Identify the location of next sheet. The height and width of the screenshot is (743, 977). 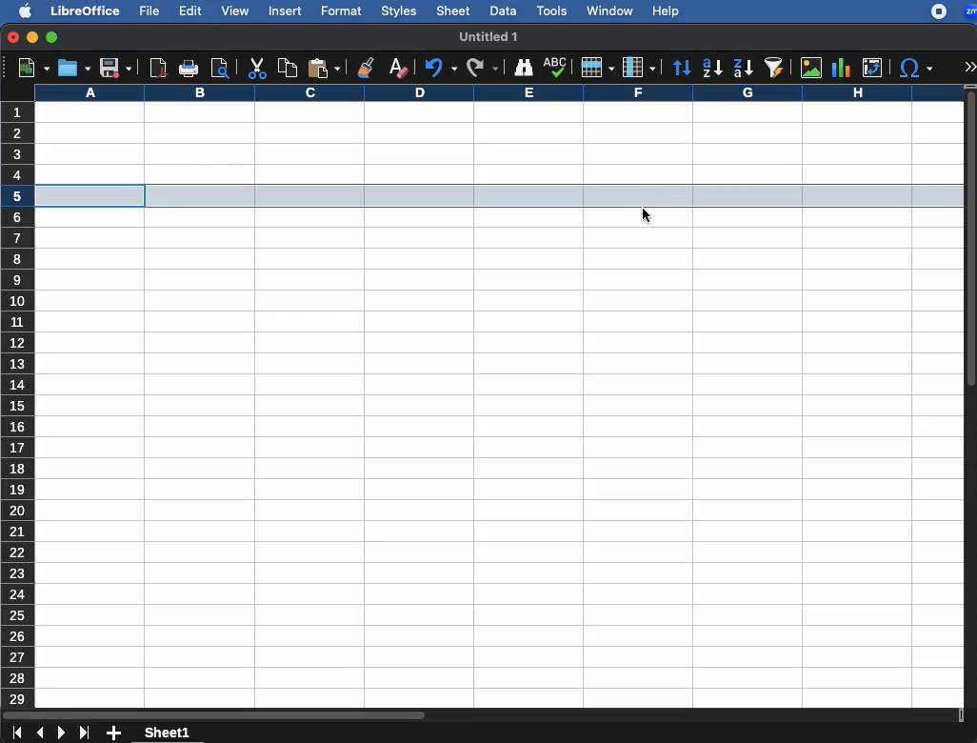
(59, 733).